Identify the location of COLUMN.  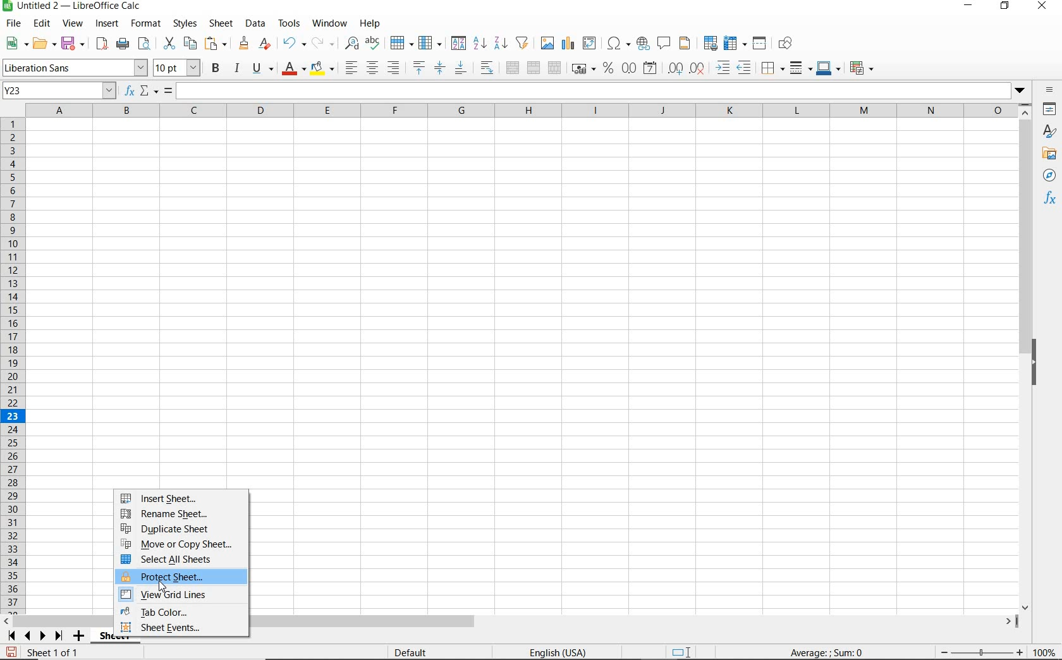
(432, 44).